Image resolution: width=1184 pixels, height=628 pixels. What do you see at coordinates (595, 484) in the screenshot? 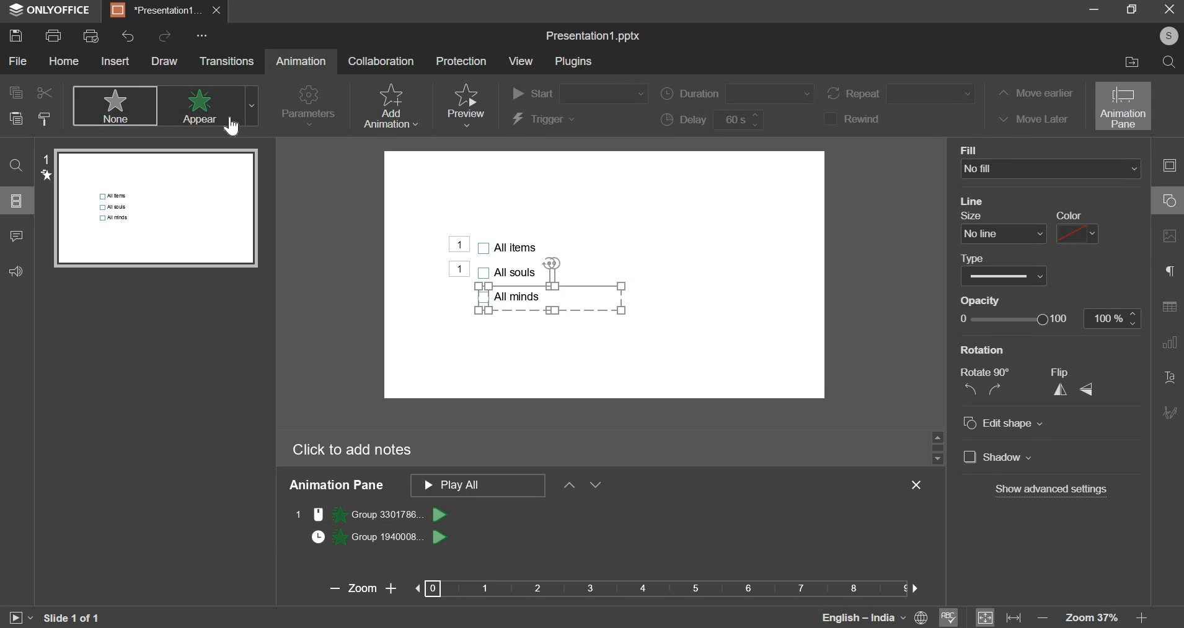
I see `move behind` at bounding box center [595, 484].